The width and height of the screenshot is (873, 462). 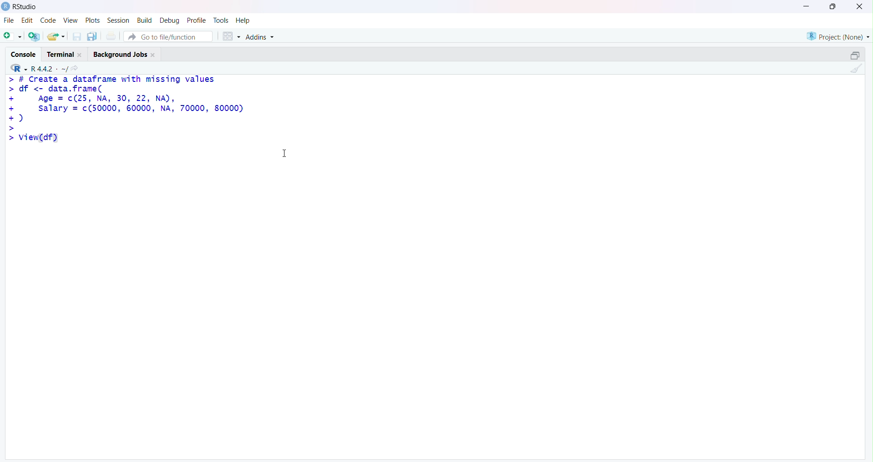 What do you see at coordinates (117, 20) in the screenshot?
I see `Session` at bounding box center [117, 20].